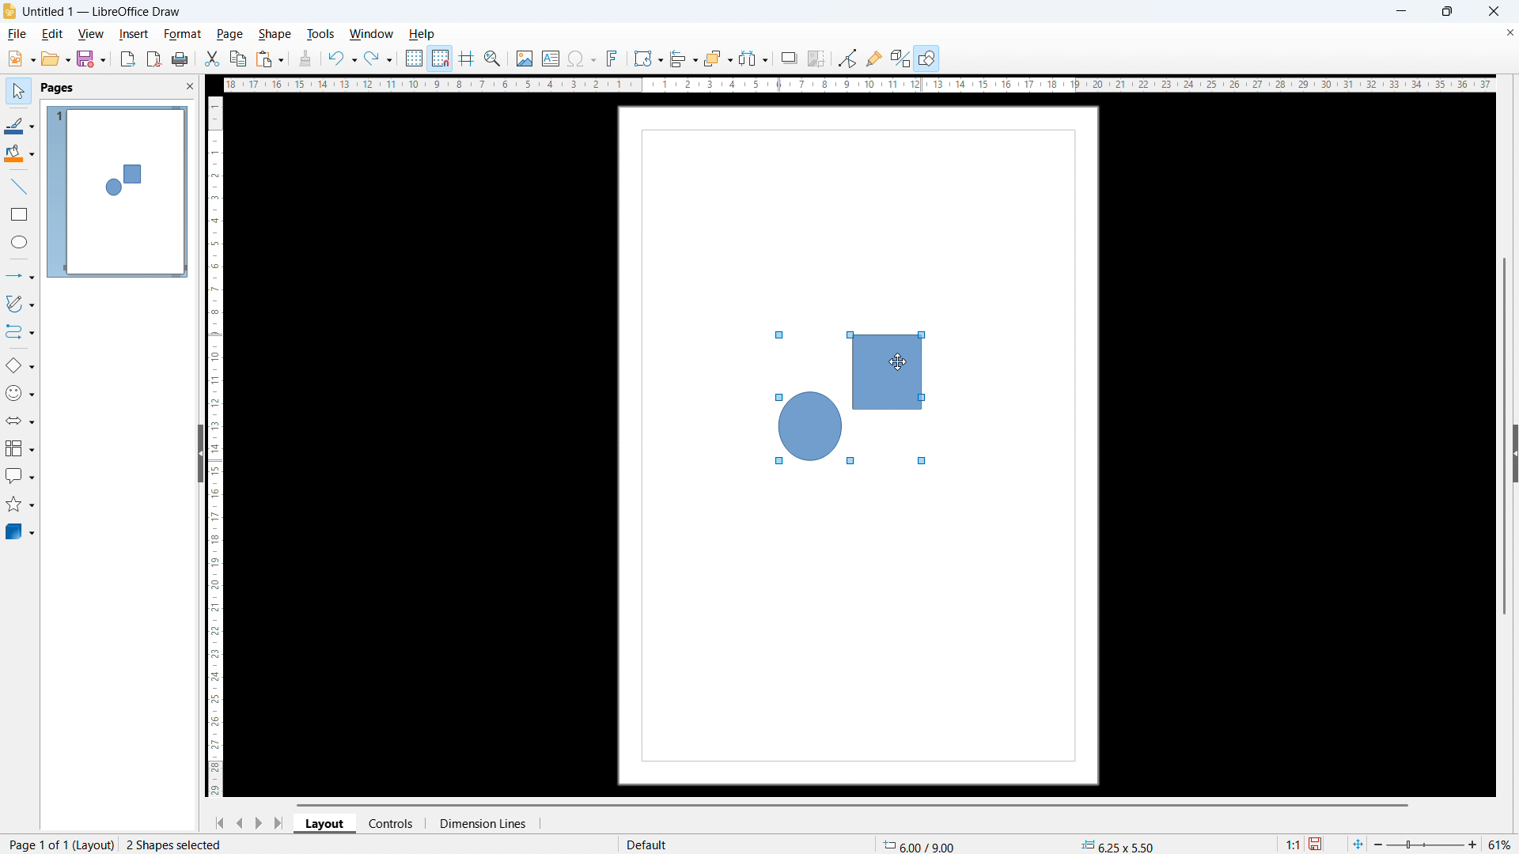 The image size is (1519, 854). What do you see at coordinates (182, 59) in the screenshot?
I see `print` at bounding box center [182, 59].